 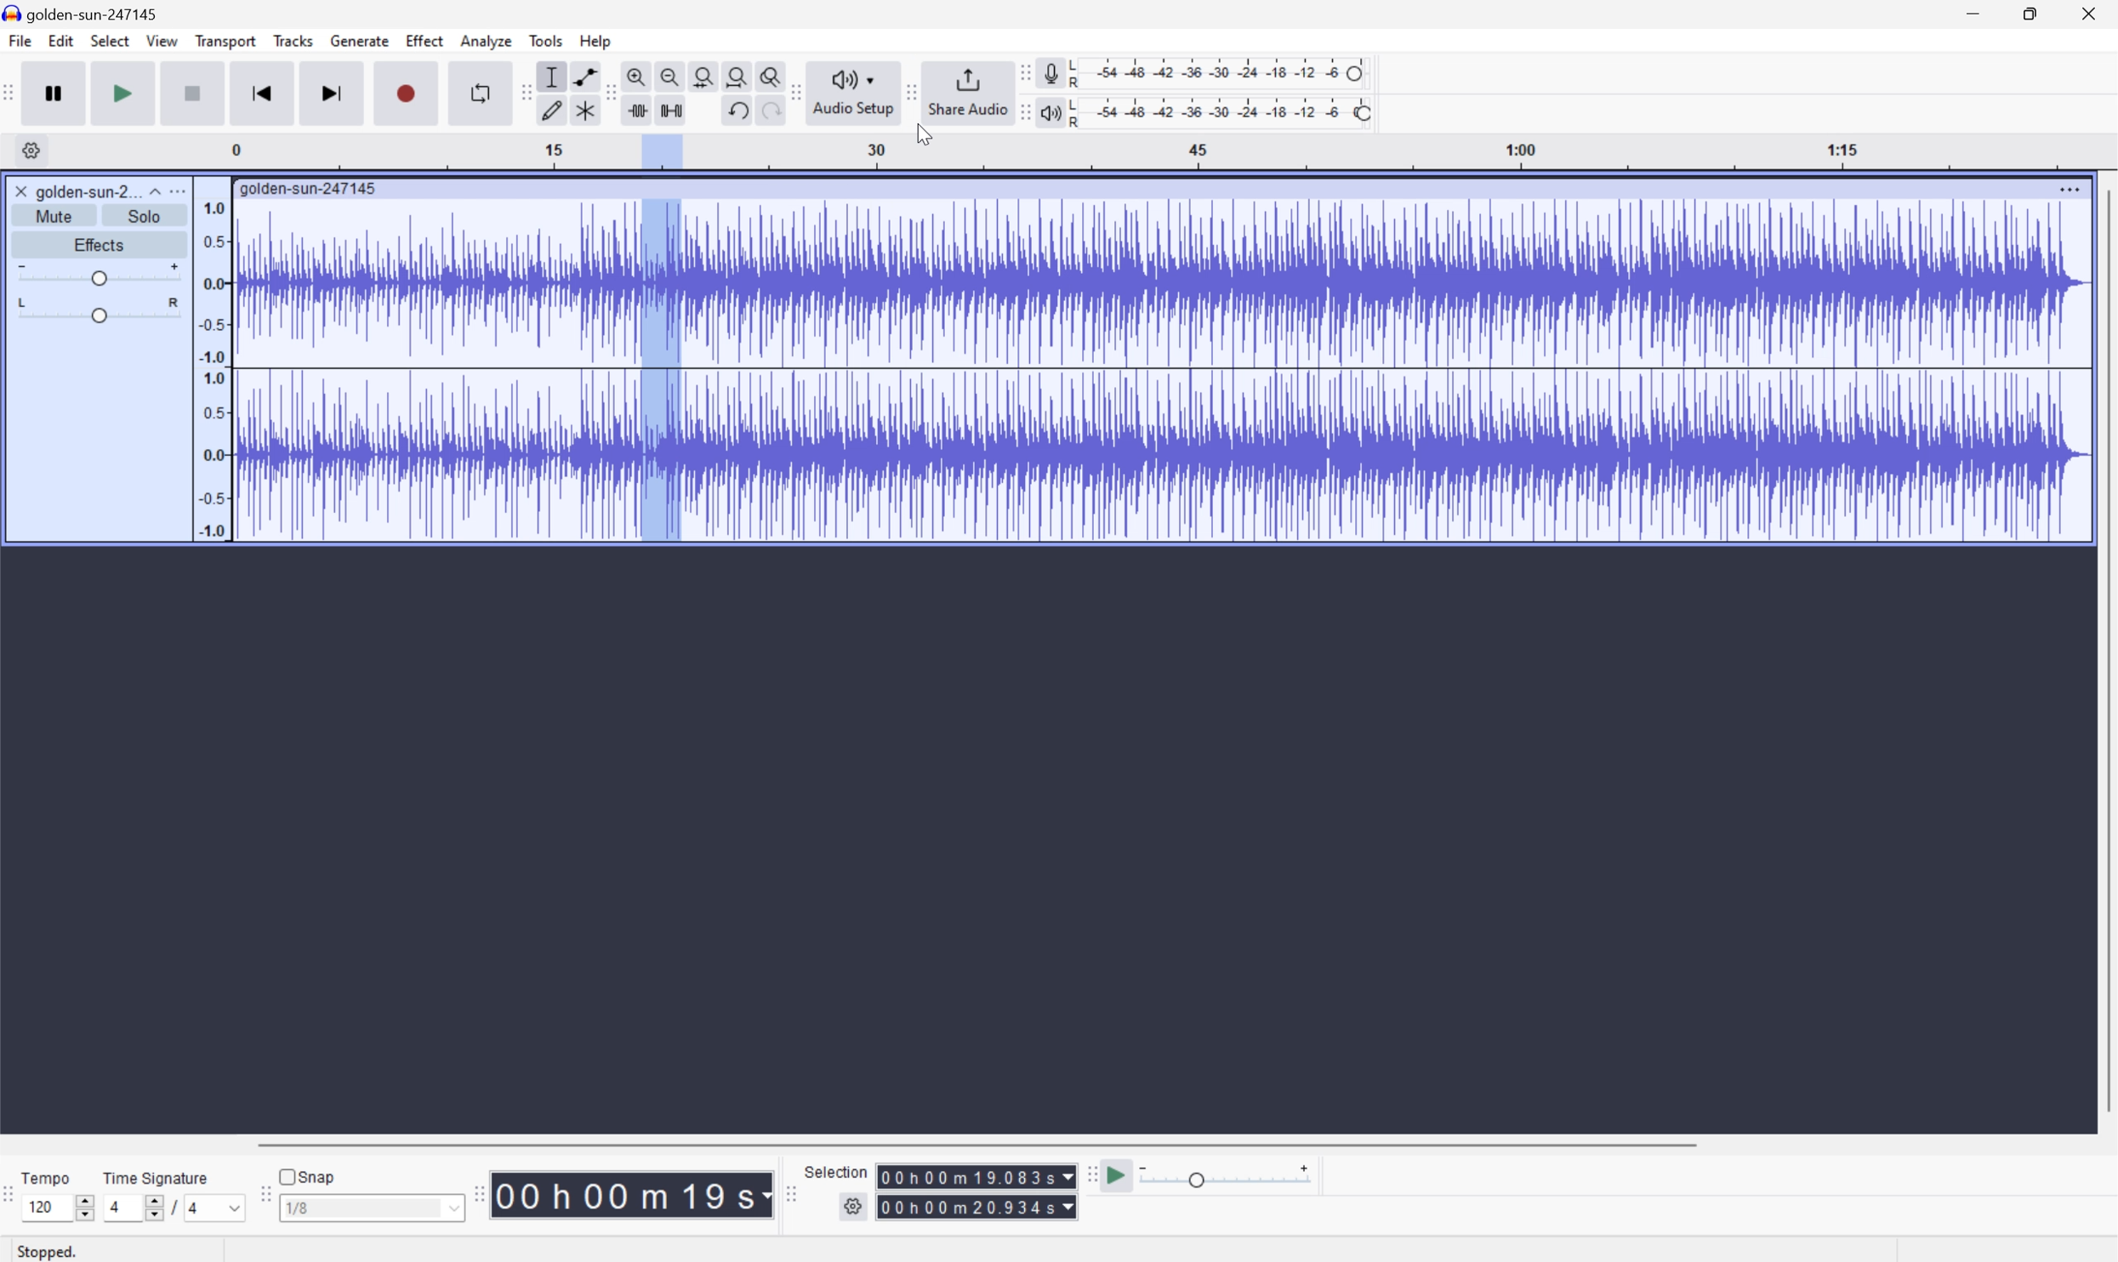 What do you see at coordinates (163, 44) in the screenshot?
I see `View` at bounding box center [163, 44].